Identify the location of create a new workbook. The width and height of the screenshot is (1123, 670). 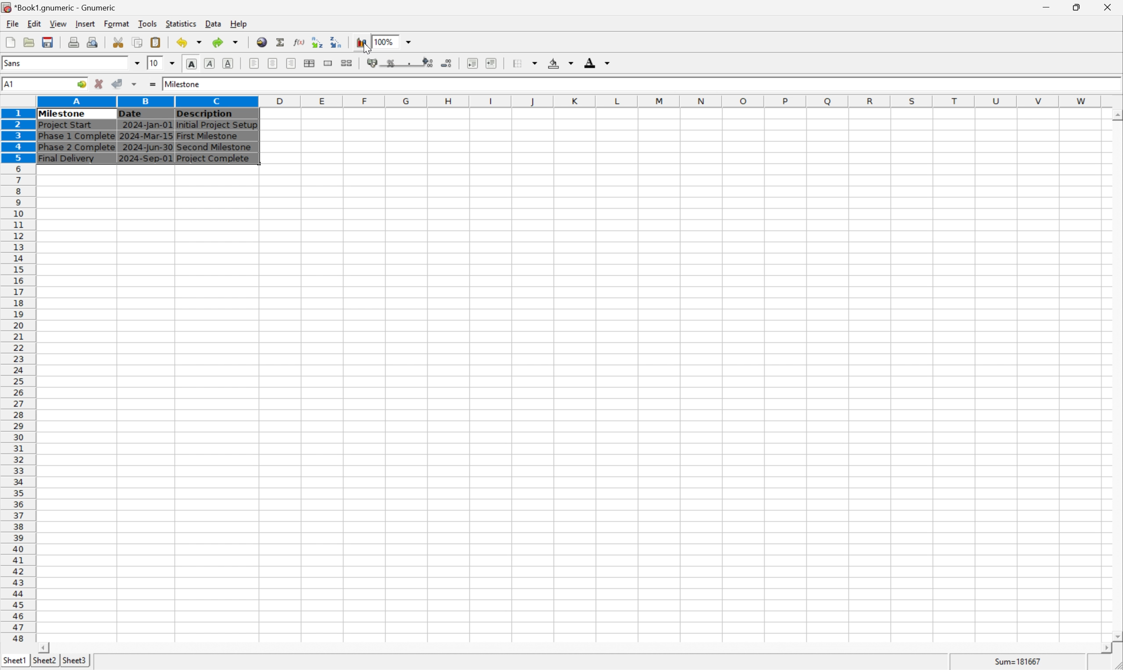
(9, 43).